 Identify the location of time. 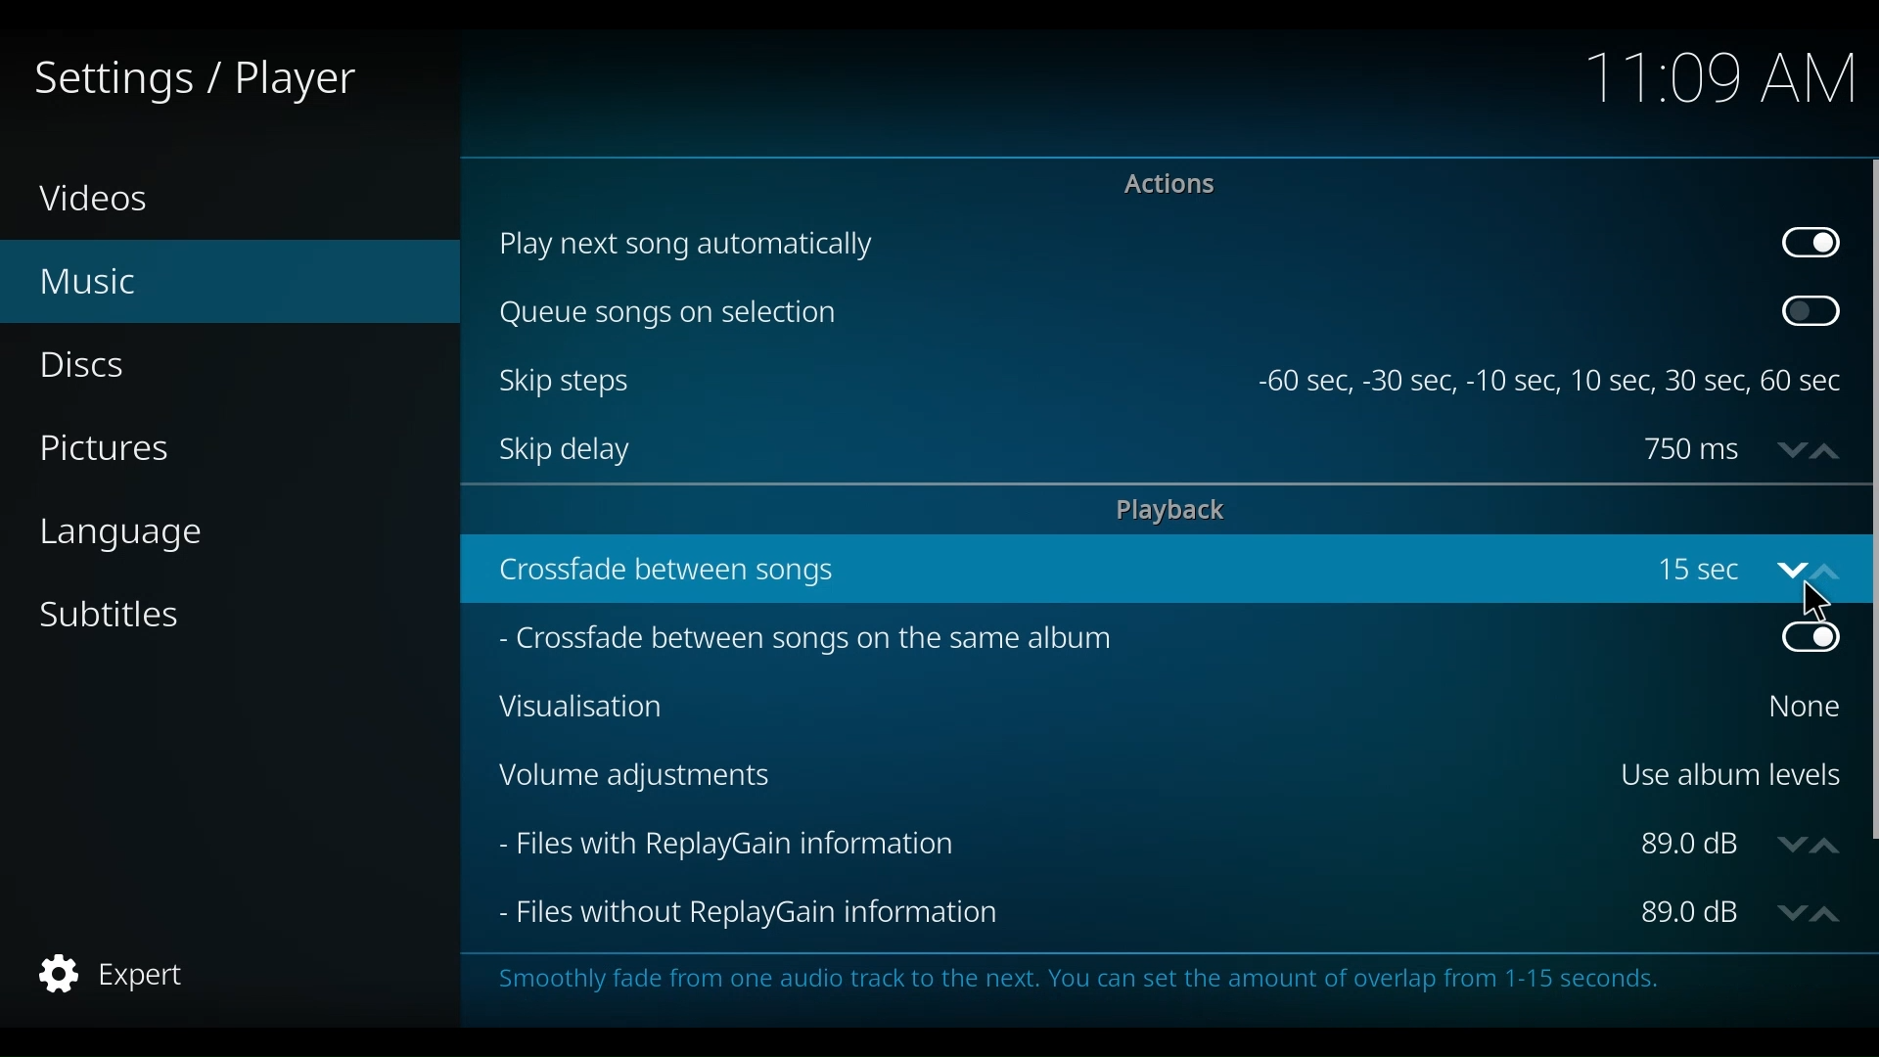
(1713, 77).